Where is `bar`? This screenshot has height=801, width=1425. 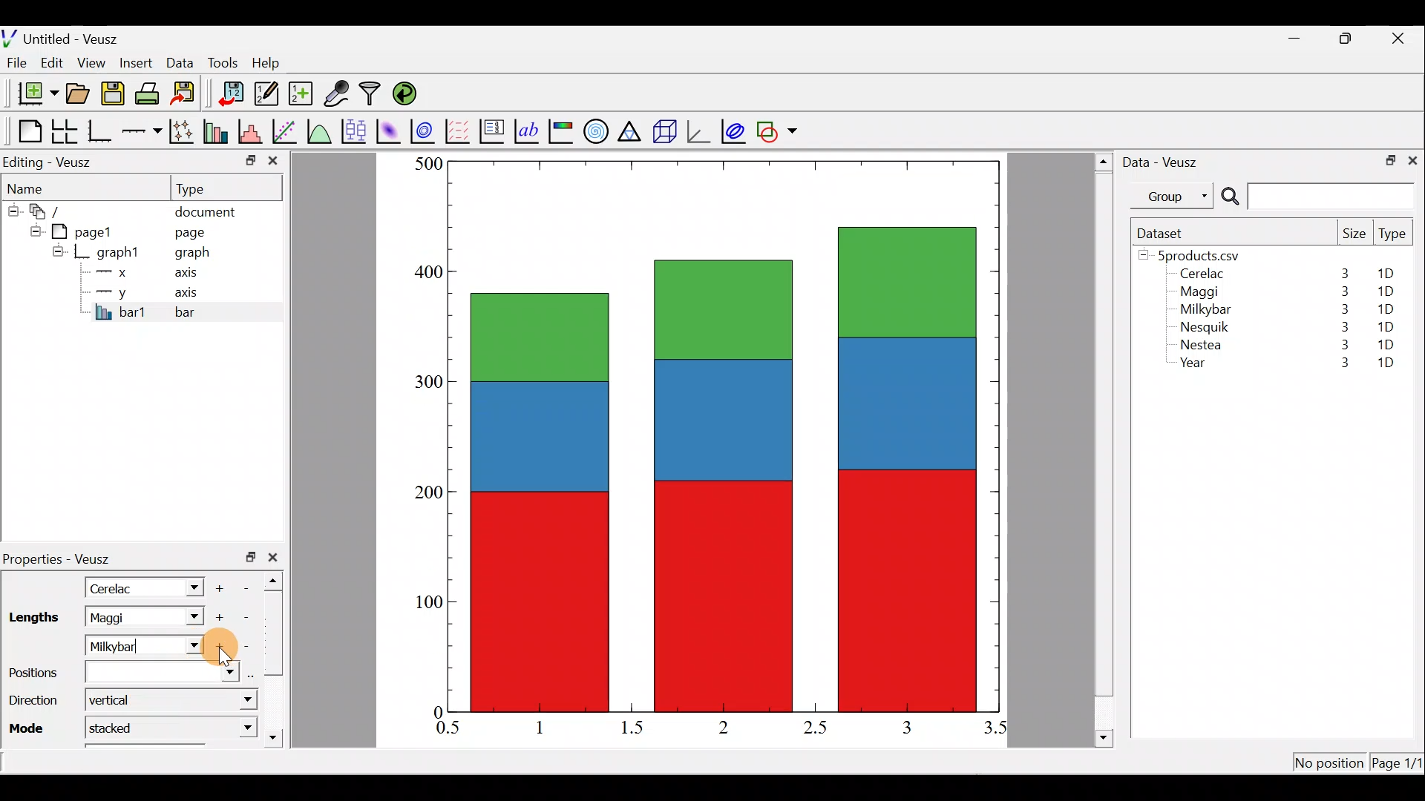 bar is located at coordinates (209, 311).